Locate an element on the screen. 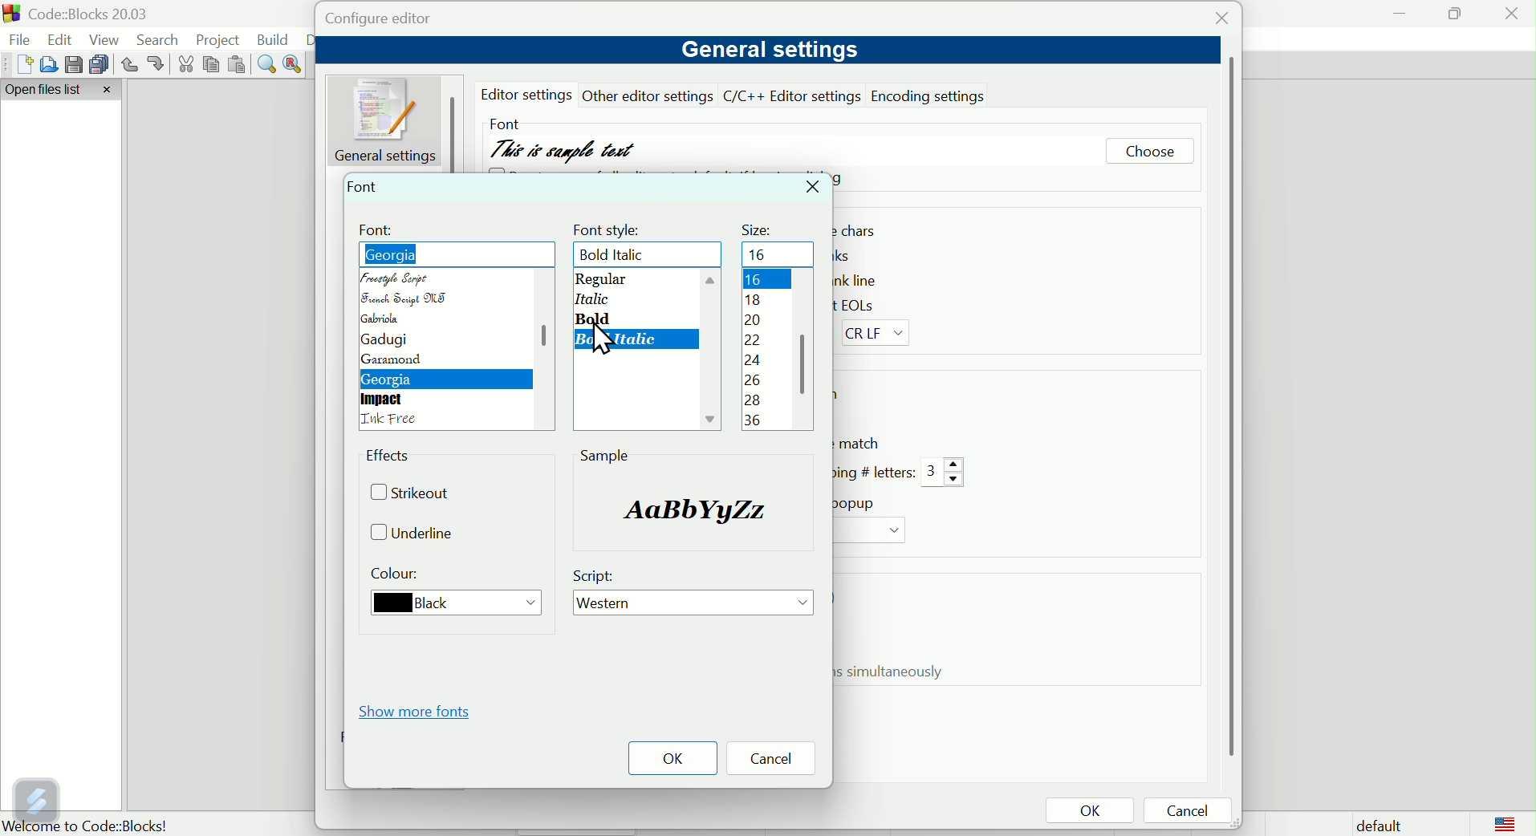  OK is located at coordinates (1089, 812).